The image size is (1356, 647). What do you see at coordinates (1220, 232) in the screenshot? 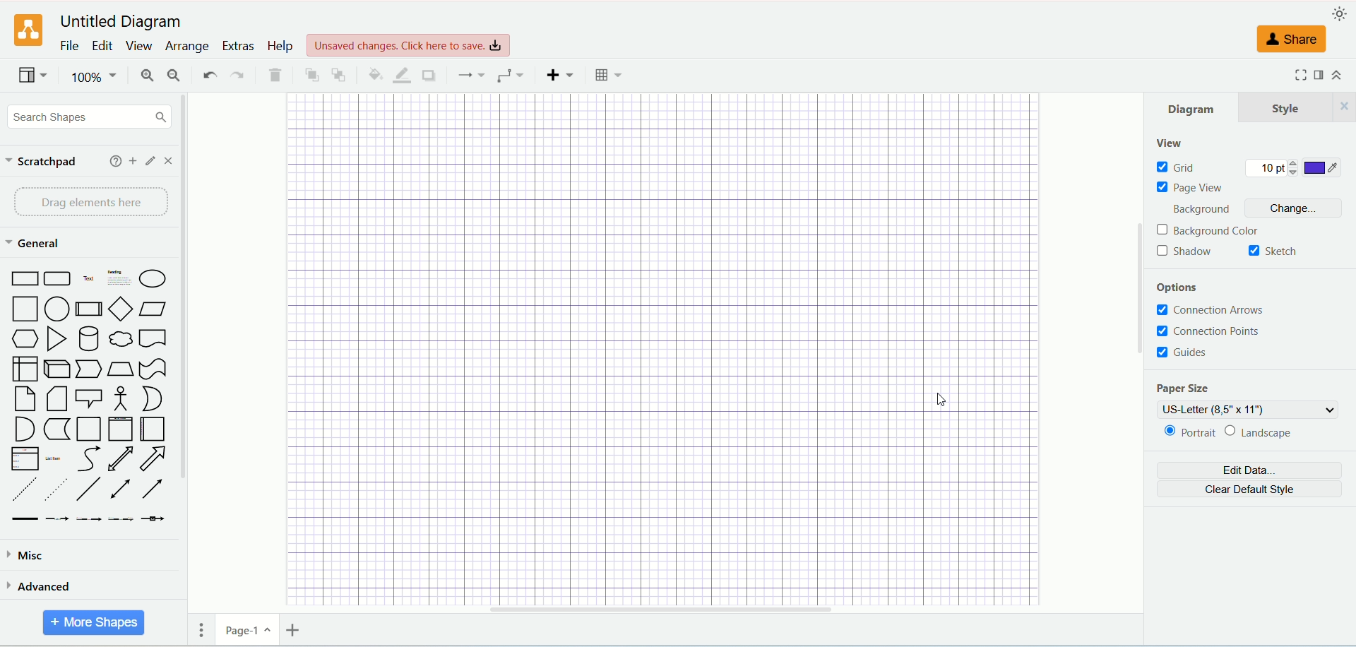
I see `background color` at bounding box center [1220, 232].